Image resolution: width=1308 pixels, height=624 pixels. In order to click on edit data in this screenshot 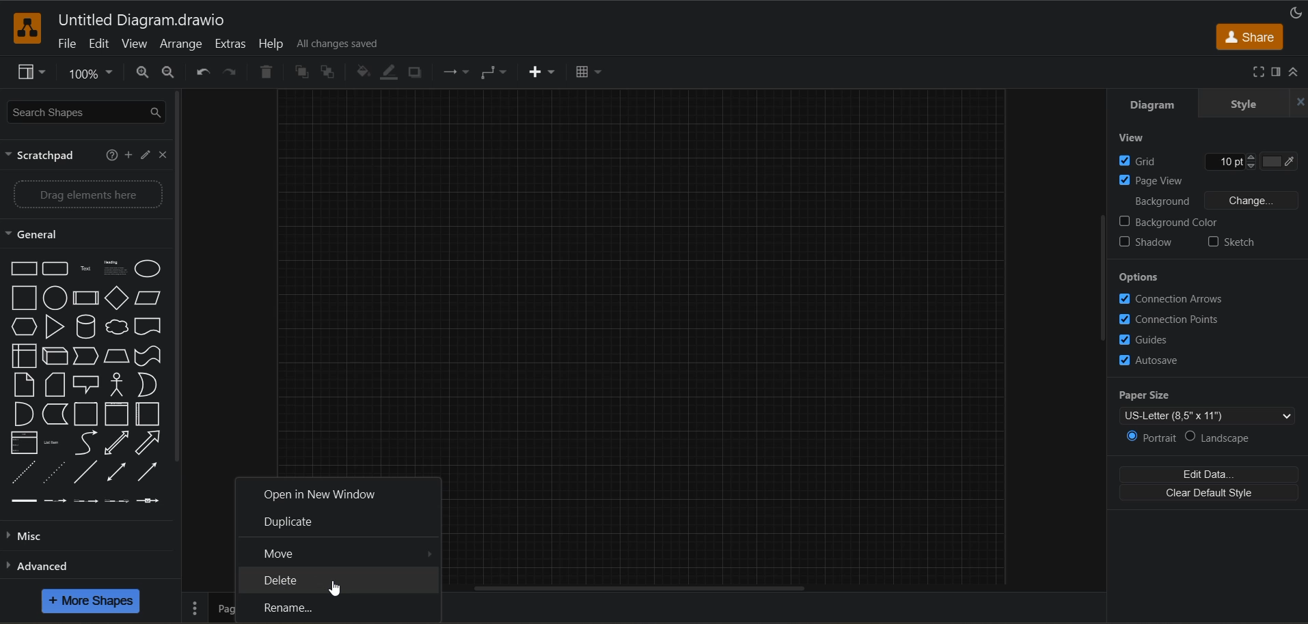, I will do `click(1211, 474)`.